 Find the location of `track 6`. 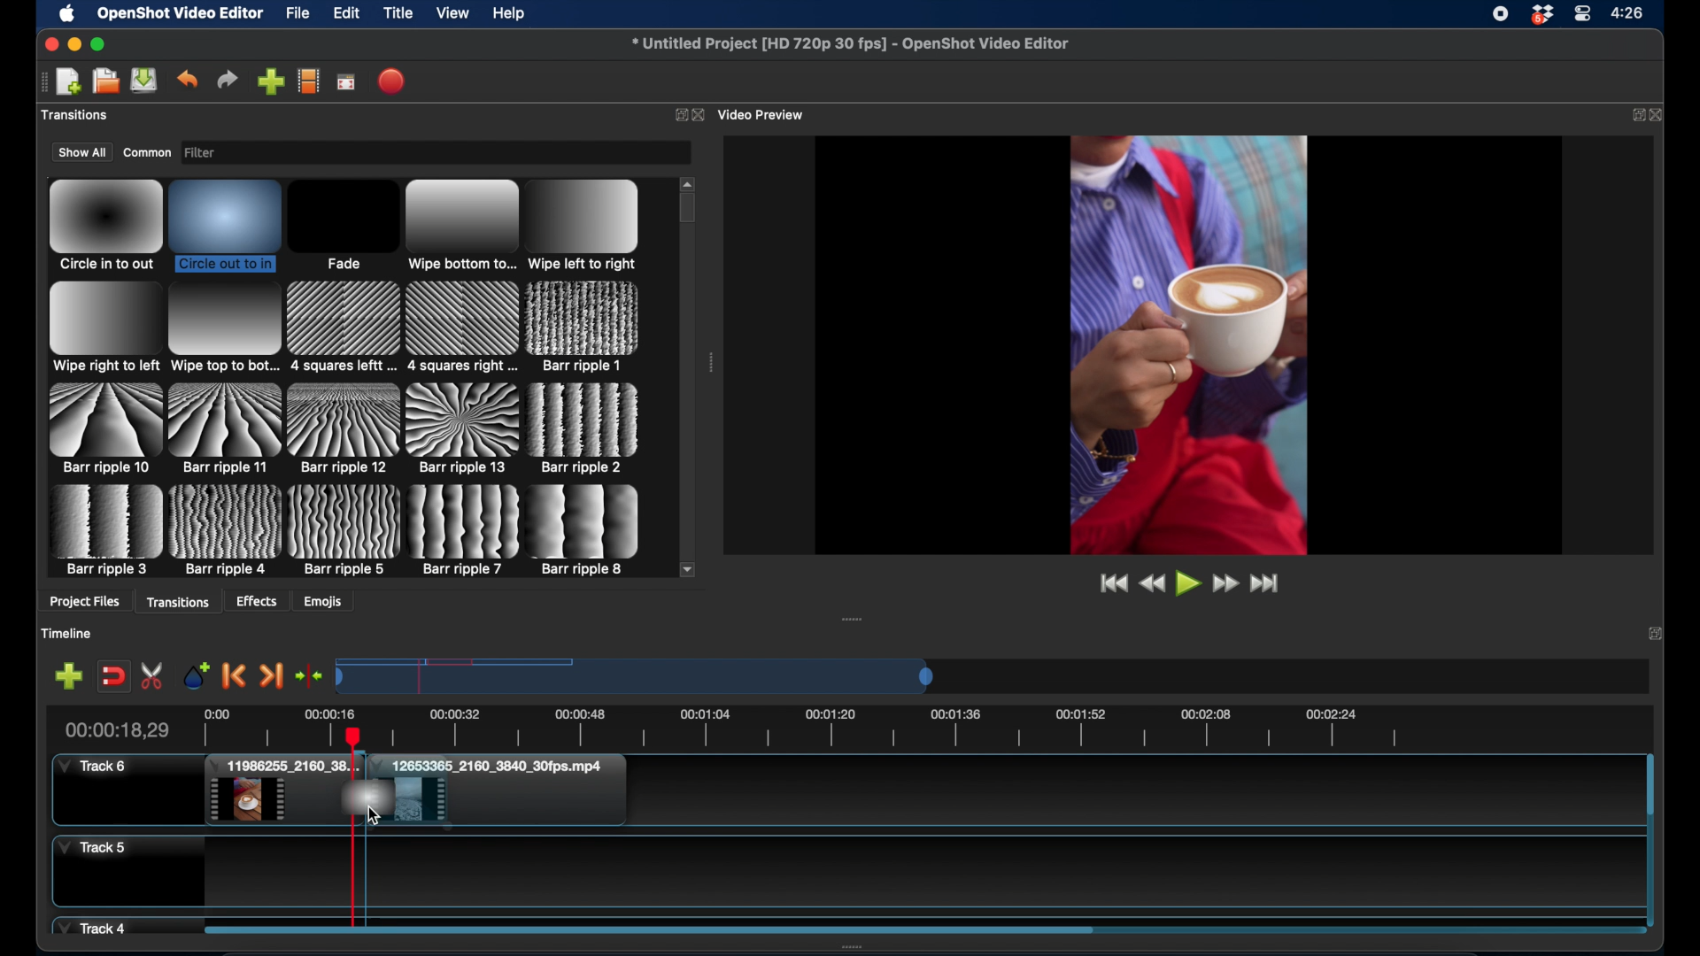

track 6 is located at coordinates (94, 767).